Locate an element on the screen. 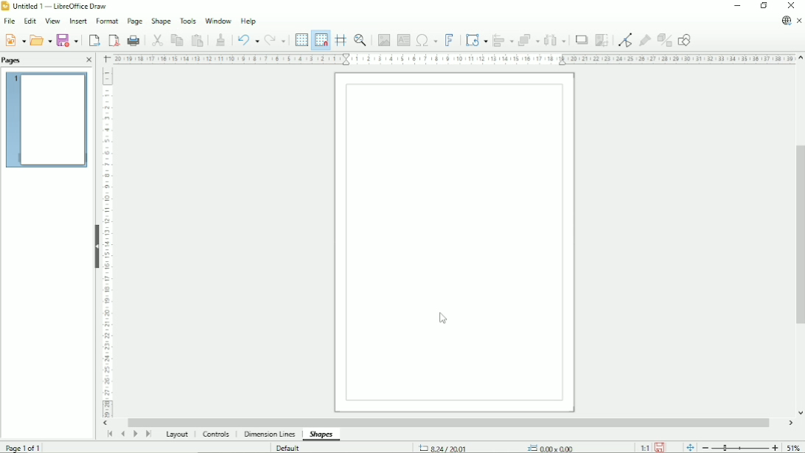 This screenshot has height=453, width=805. Export is located at coordinates (93, 39).